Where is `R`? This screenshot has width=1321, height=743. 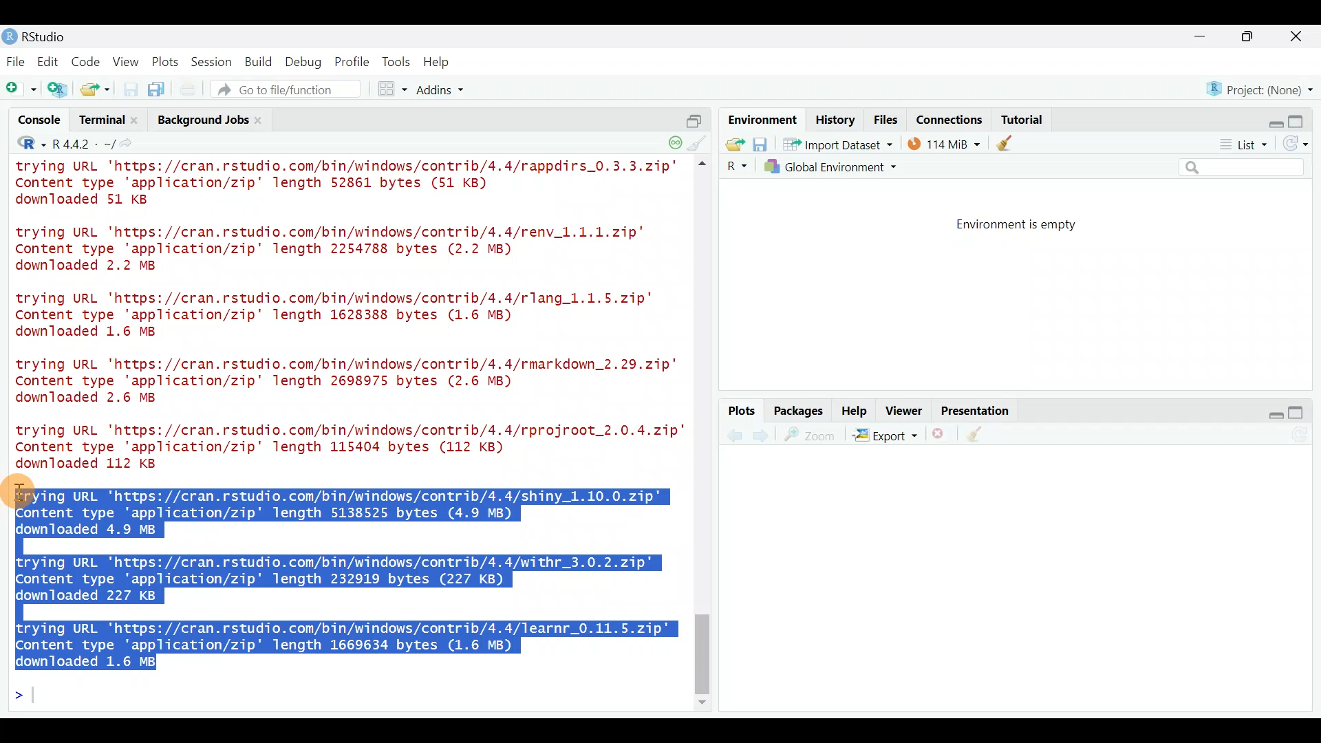
R is located at coordinates (22, 145).